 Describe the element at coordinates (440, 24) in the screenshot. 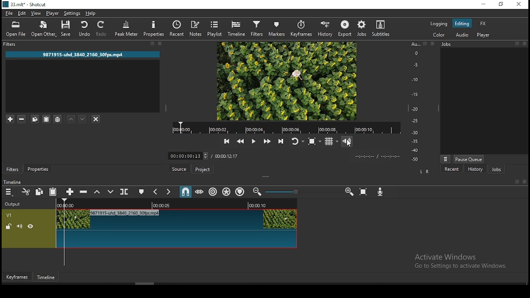

I see `logging` at that location.